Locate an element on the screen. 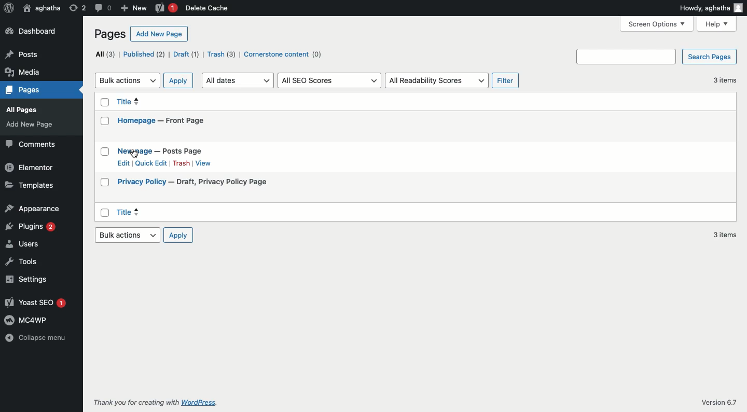  Cornerstone content is located at coordinates (281, 54).